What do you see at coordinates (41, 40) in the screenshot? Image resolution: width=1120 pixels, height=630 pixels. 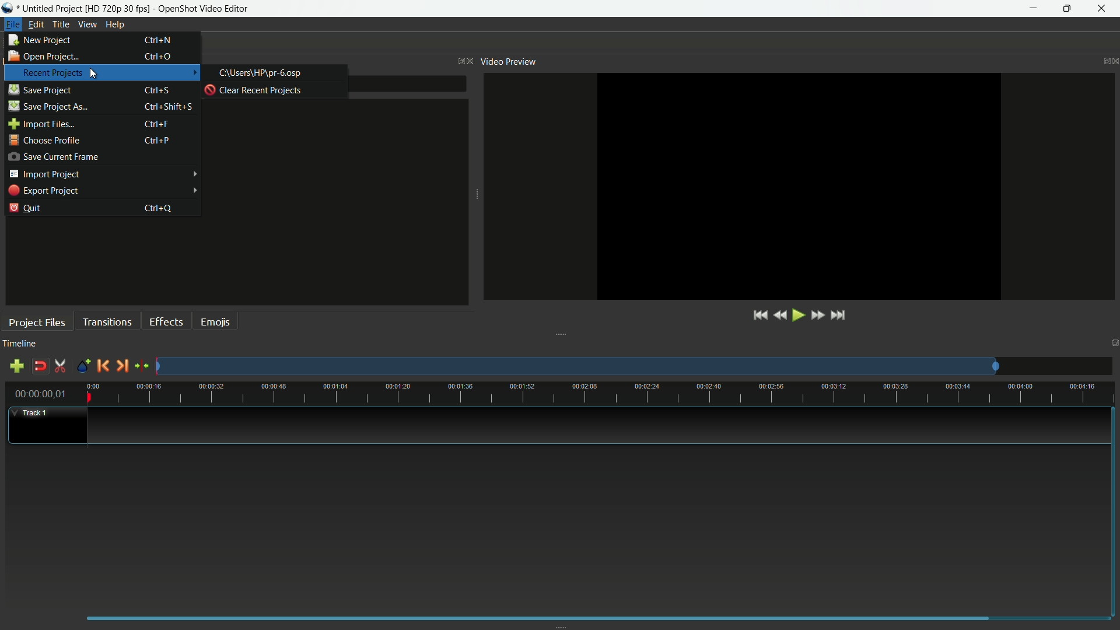 I see `new project` at bounding box center [41, 40].